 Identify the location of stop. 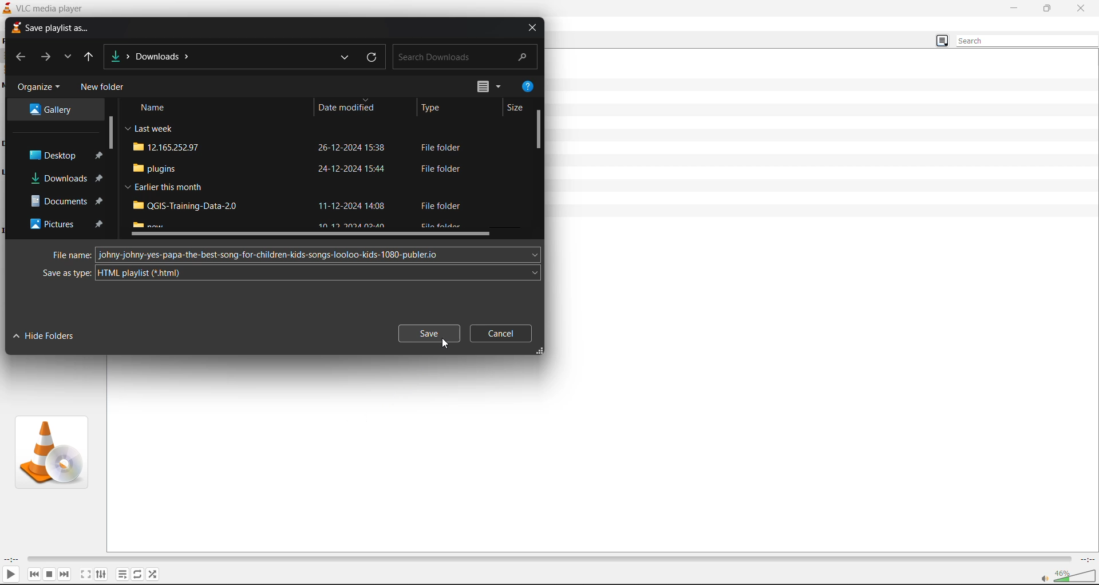
(49, 574).